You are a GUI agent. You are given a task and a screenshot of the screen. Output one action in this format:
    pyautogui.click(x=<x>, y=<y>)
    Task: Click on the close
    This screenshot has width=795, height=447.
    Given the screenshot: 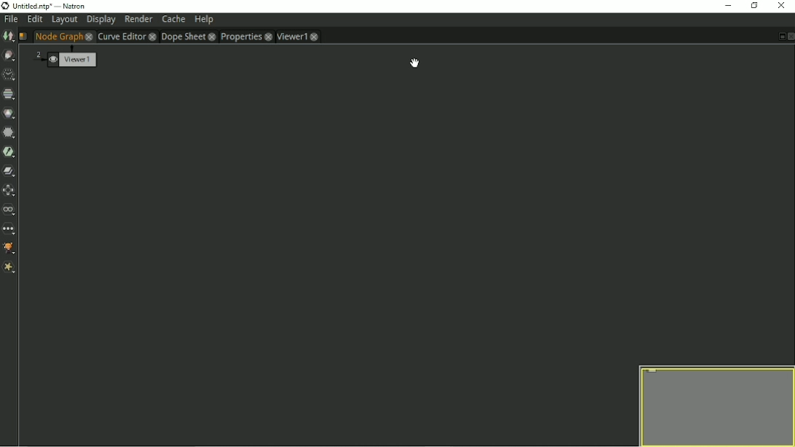 What is the action you would take?
    pyautogui.click(x=213, y=36)
    